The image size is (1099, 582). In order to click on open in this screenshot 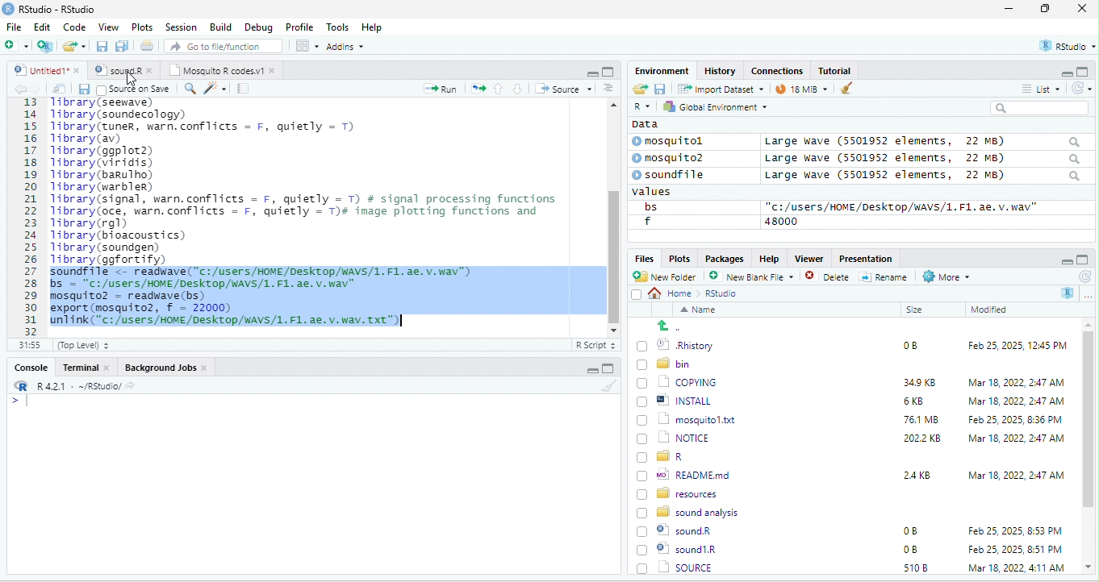, I will do `click(639, 89)`.